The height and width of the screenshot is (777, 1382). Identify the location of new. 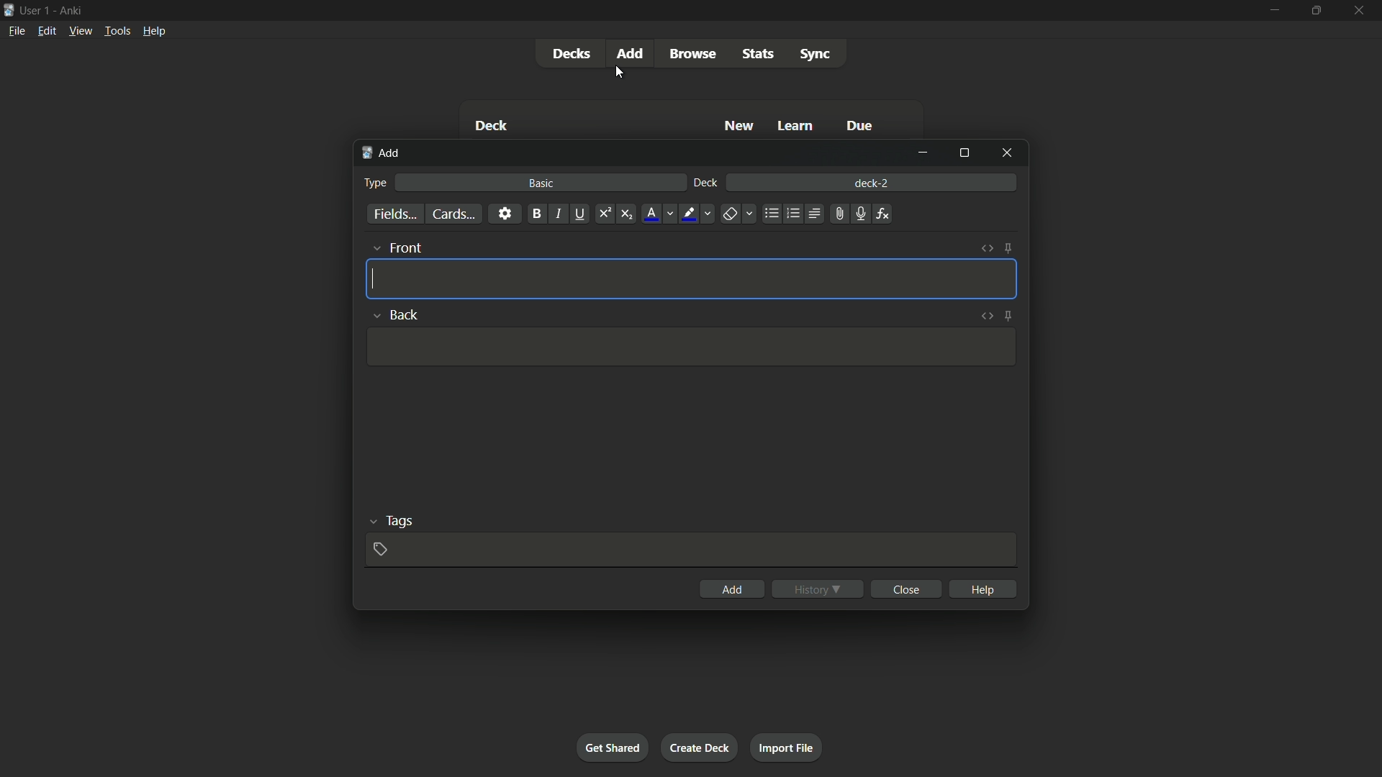
(739, 126).